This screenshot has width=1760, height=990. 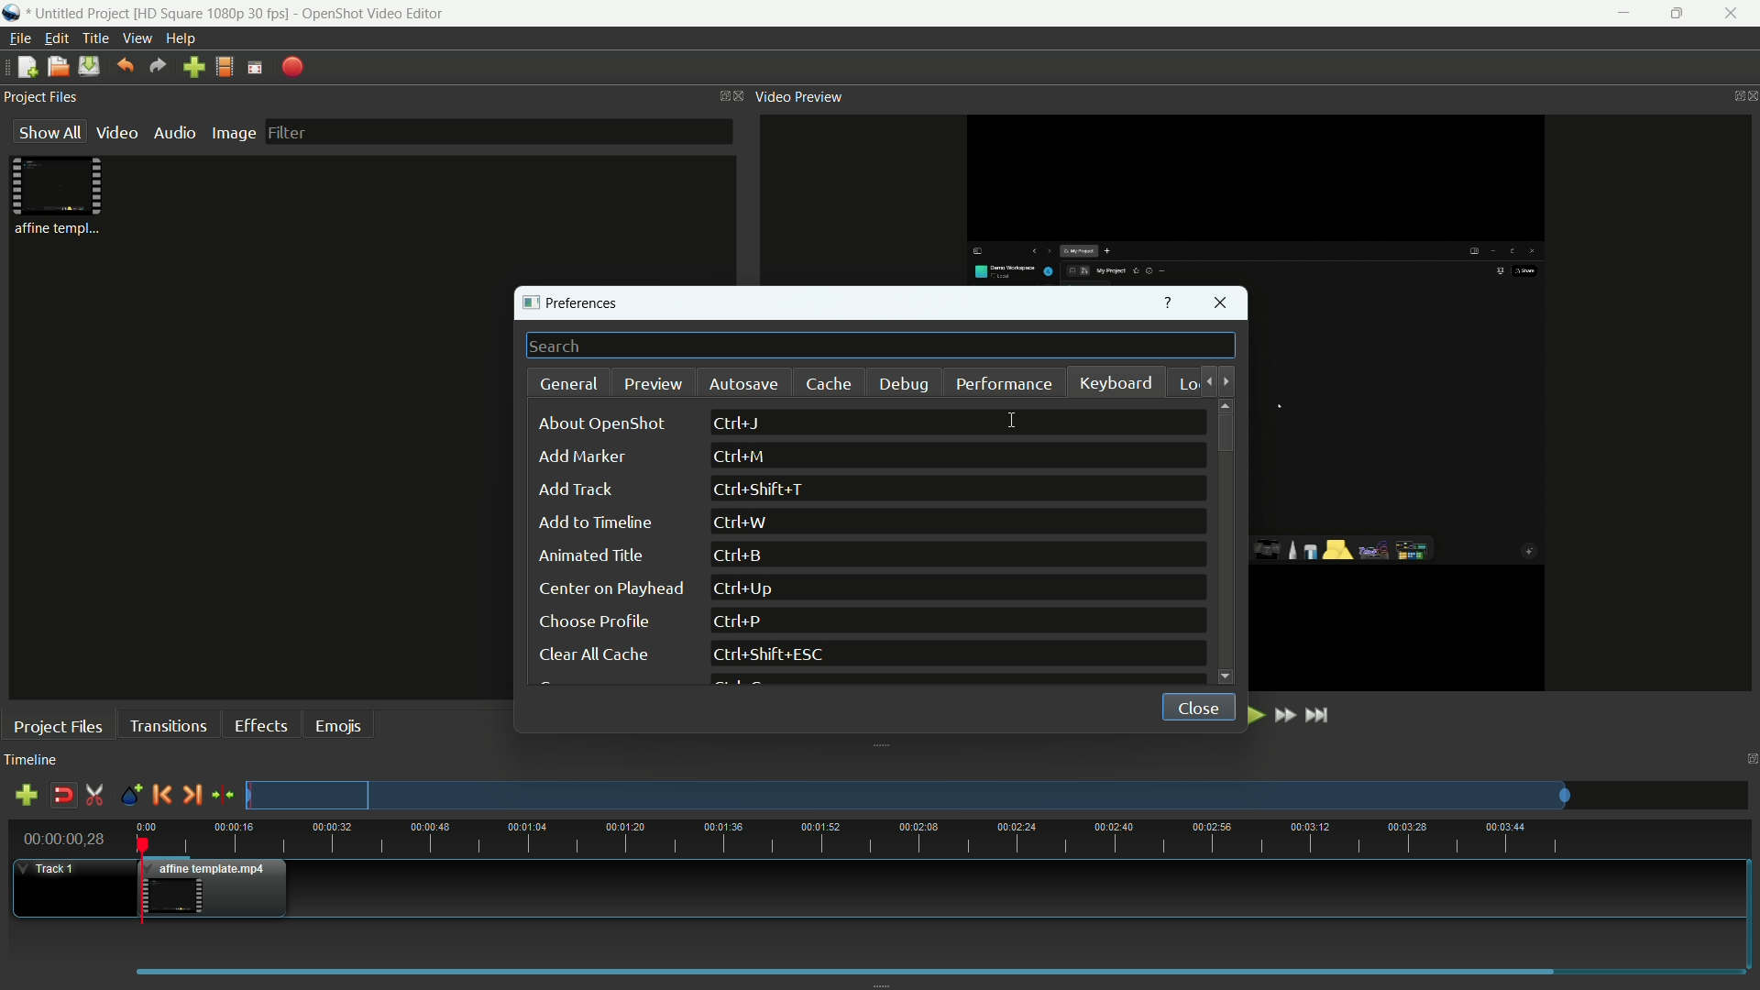 I want to click on redo, so click(x=159, y=66).